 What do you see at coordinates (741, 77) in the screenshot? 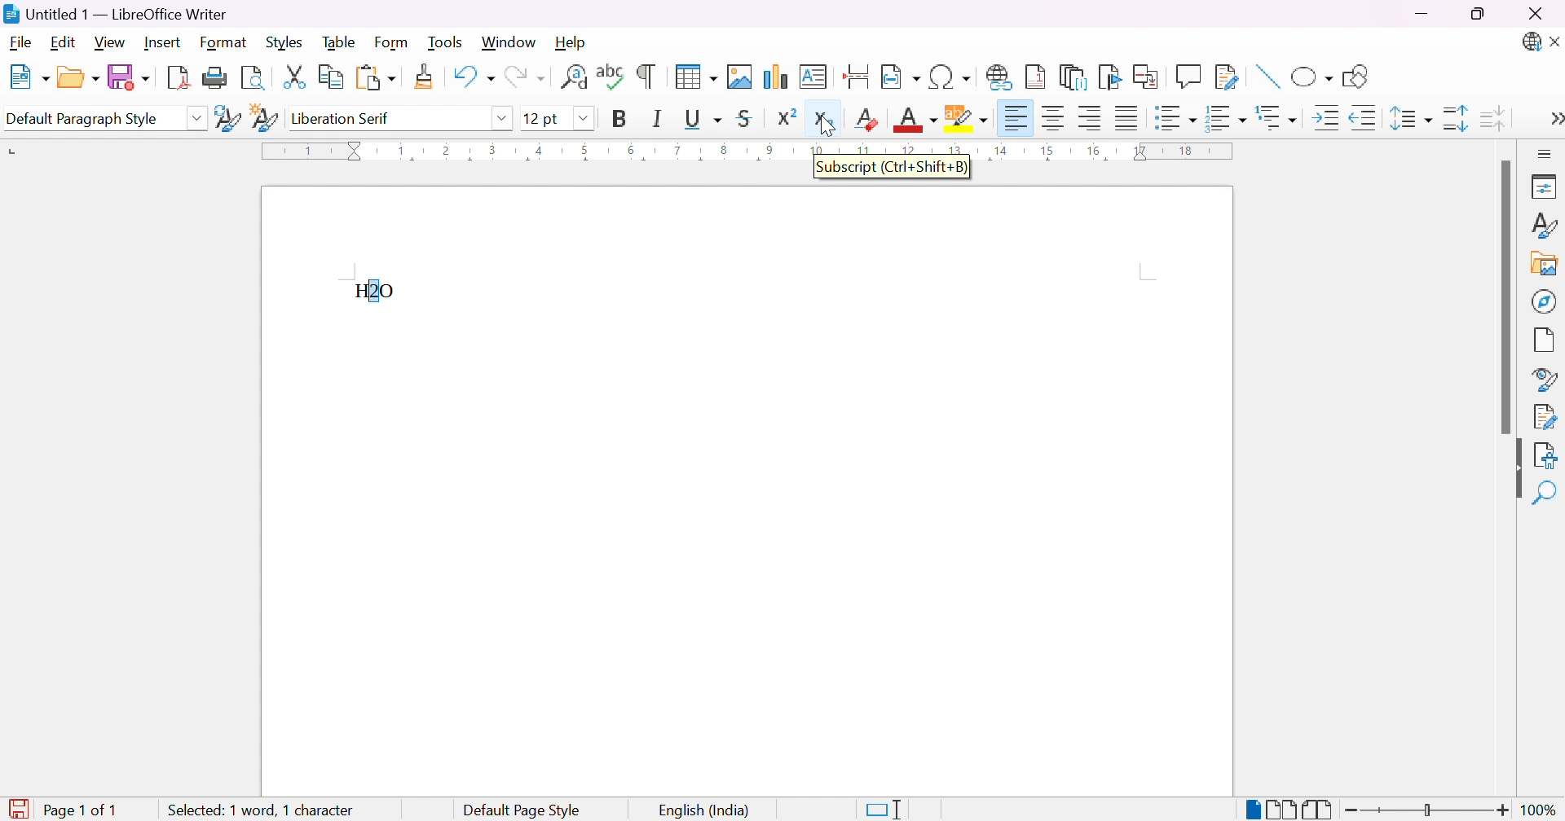
I see `Insert image` at bounding box center [741, 77].